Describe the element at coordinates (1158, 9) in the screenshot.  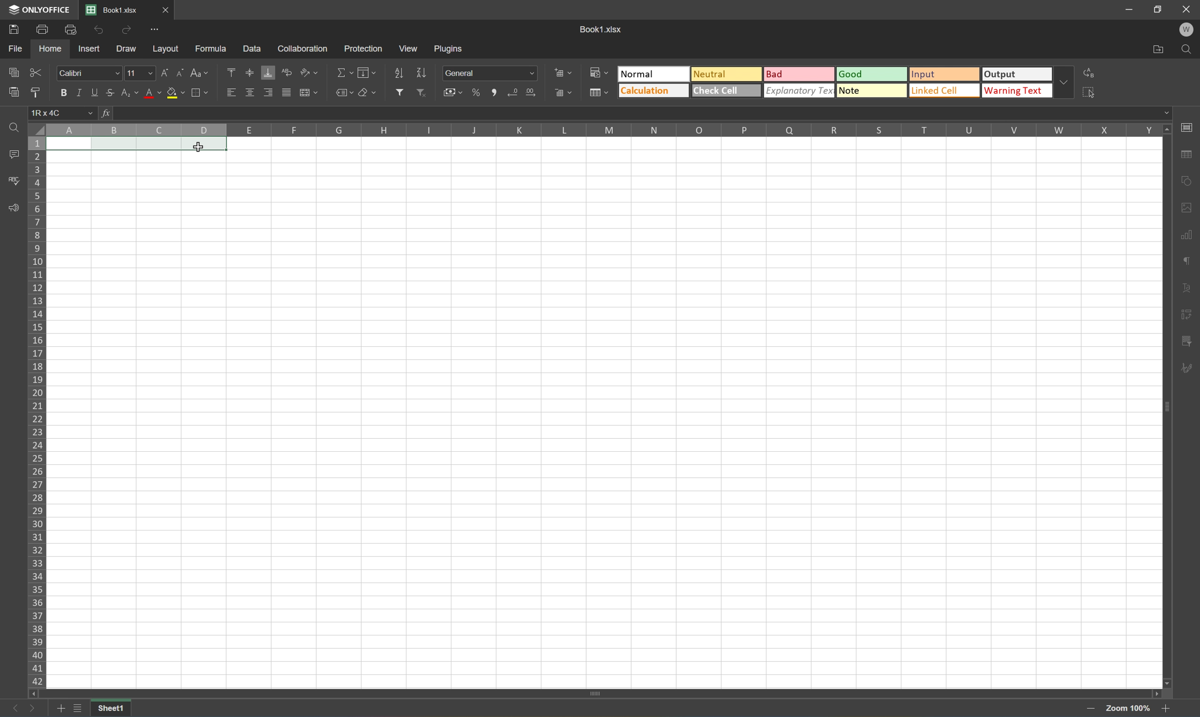
I see `Restore down` at that location.